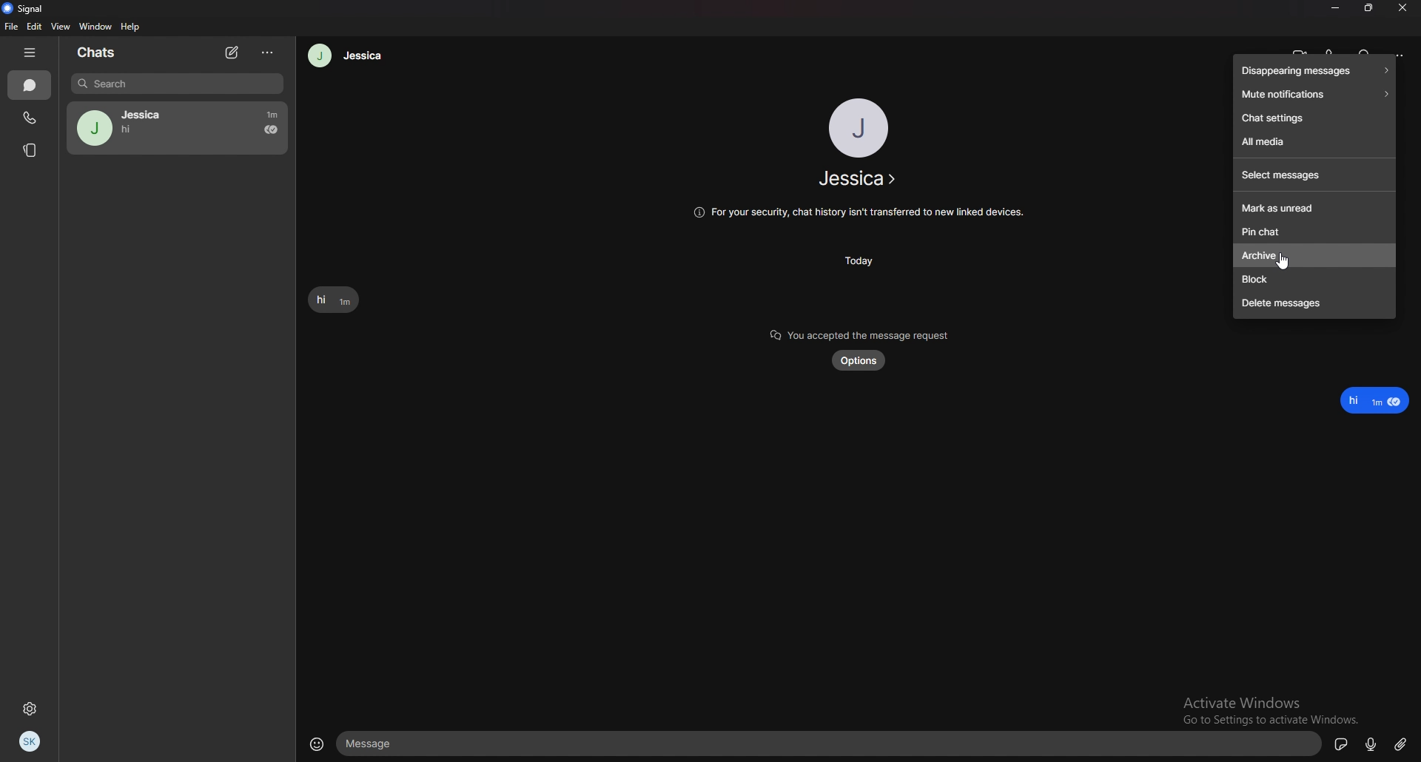 This screenshot has width=1421, height=762. I want to click on mark as unread, so click(1314, 207).